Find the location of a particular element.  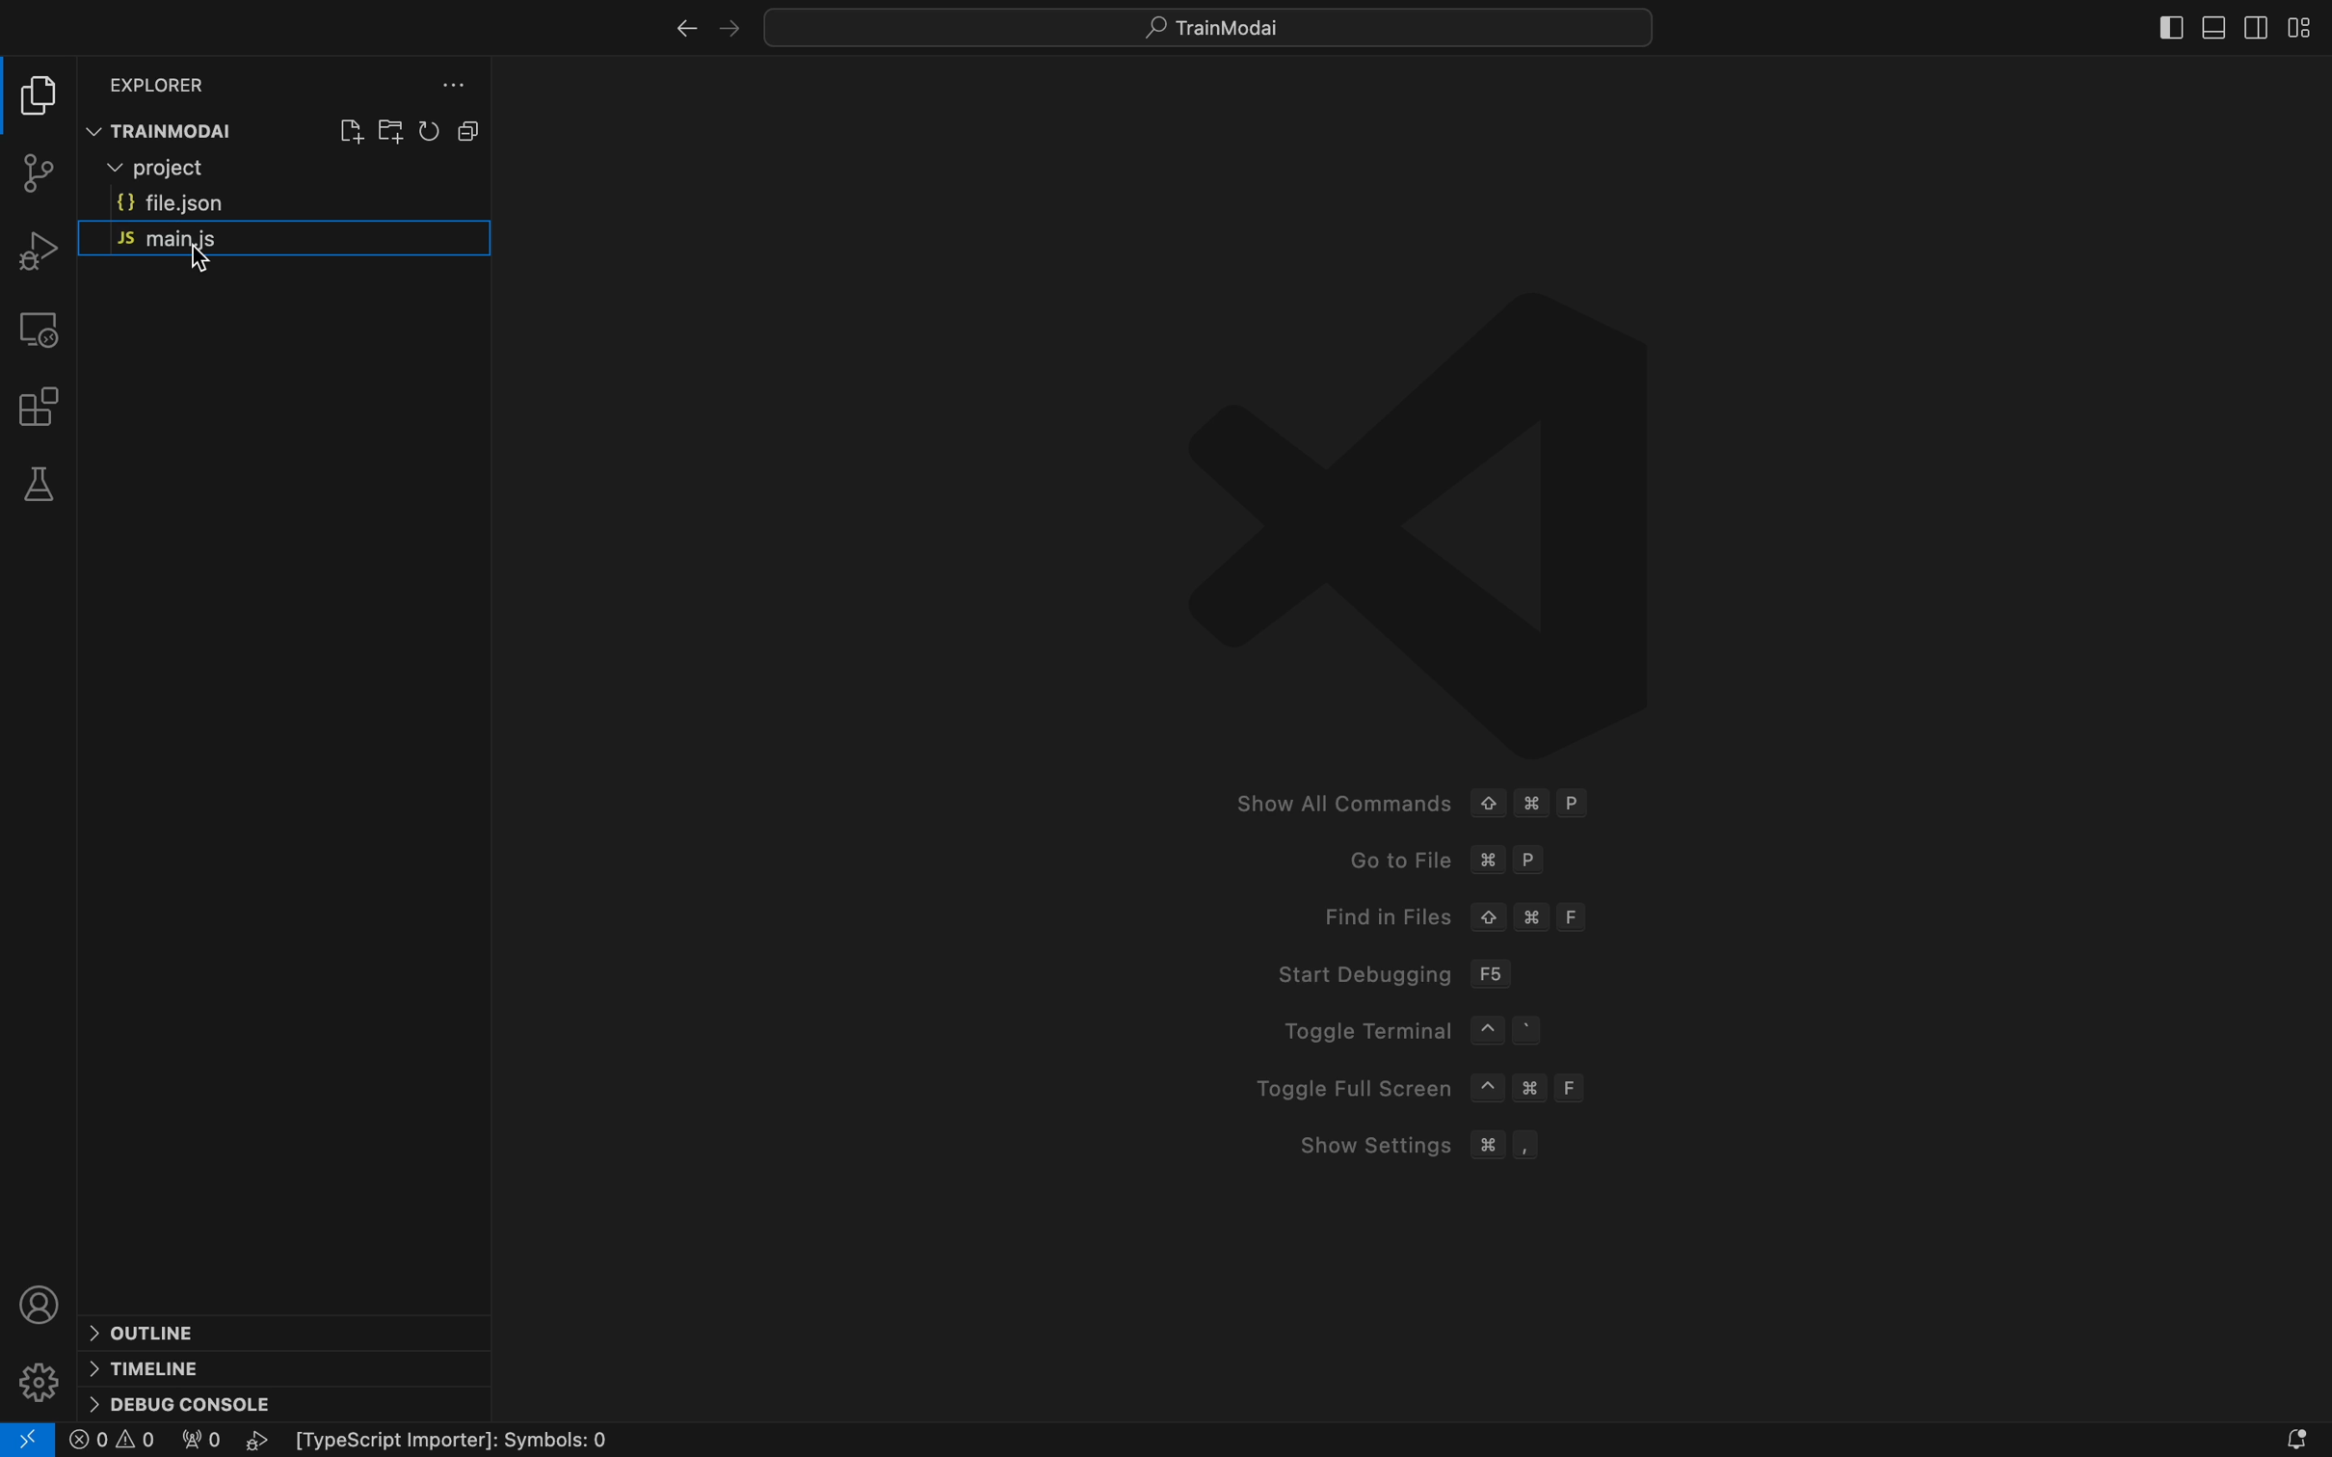

error logs is located at coordinates (114, 1441).